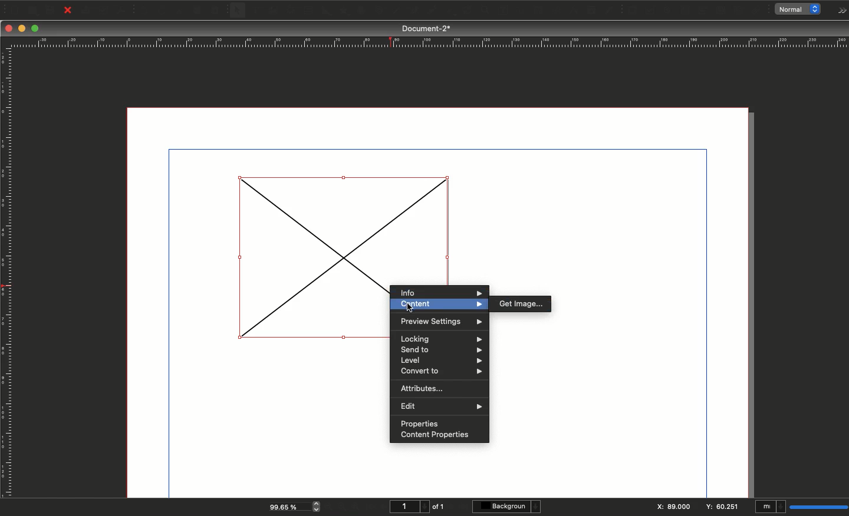 The width and height of the screenshot is (849, 516). What do you see at coordinates (31, 11) in the screenshot?
I see `Open` at bounding box center [31, 11].